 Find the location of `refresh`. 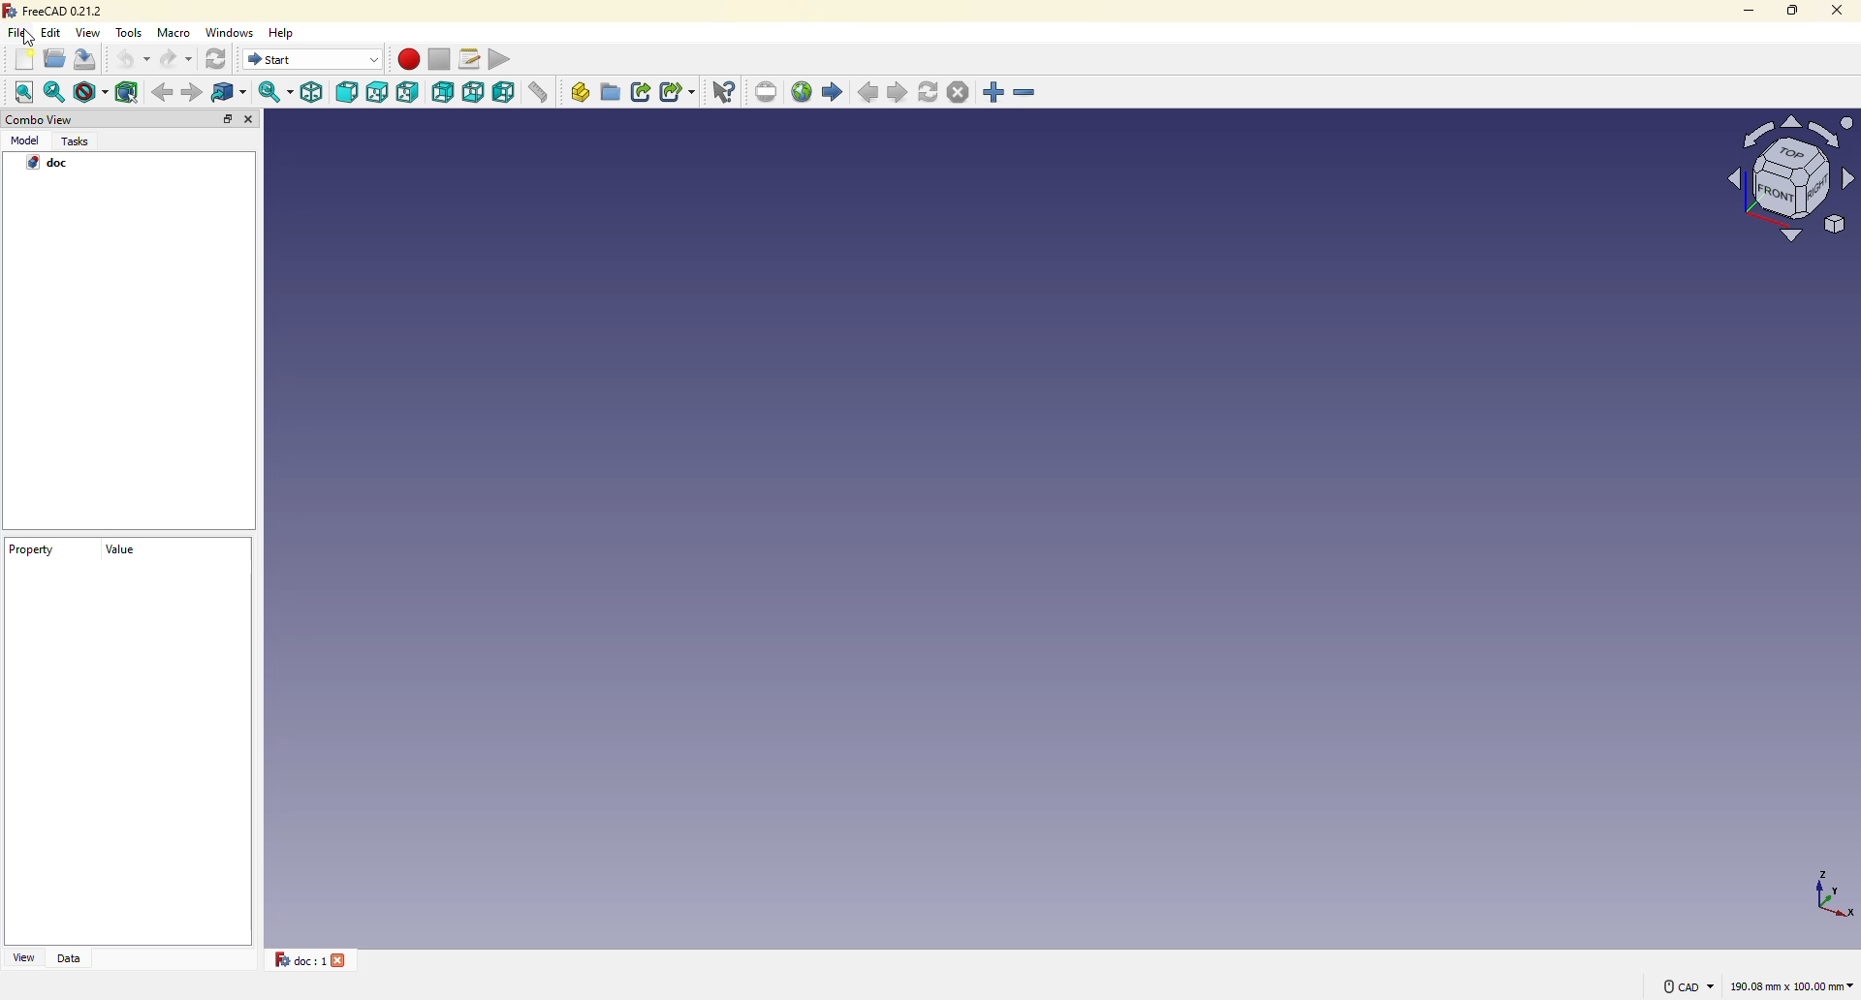

refresh is located at coordinates (219, 60).